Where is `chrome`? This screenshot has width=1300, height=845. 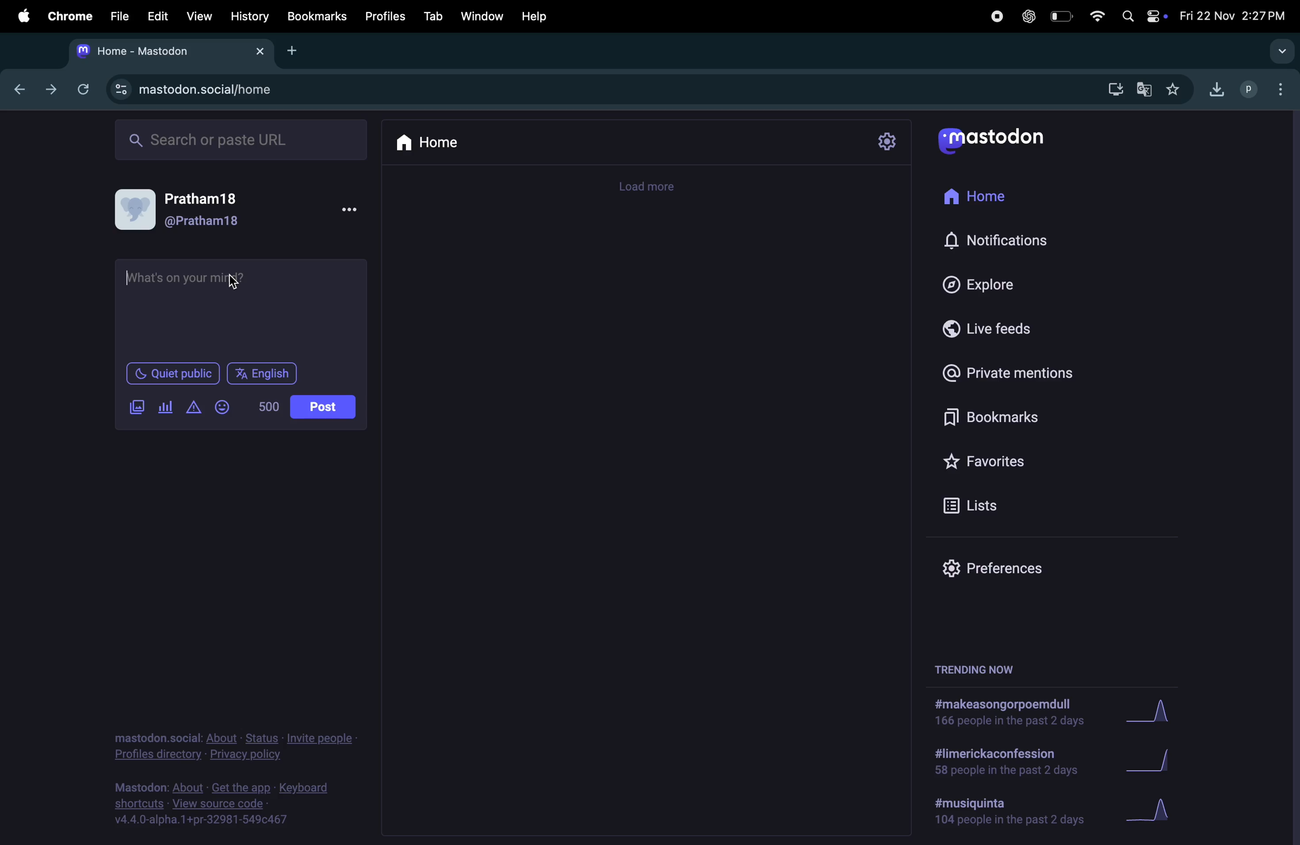 chrome is located at coordinates (70, 15).